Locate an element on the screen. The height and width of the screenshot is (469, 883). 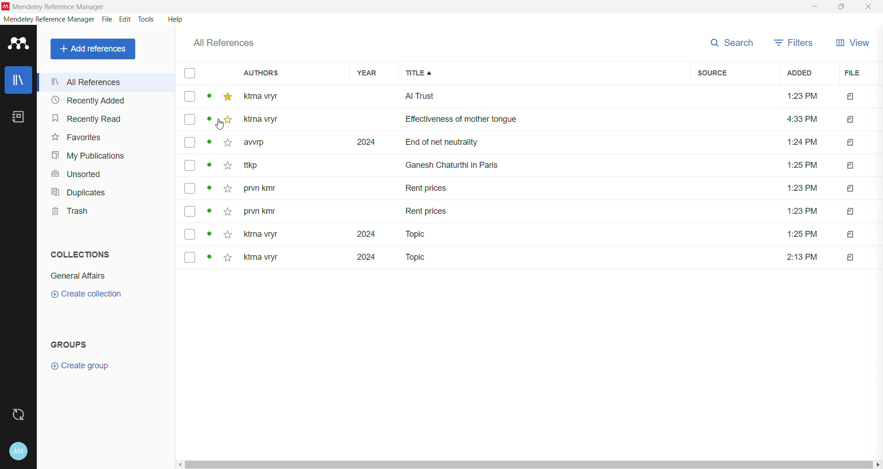
ktna vryt  is located at coordinates (259, 235).